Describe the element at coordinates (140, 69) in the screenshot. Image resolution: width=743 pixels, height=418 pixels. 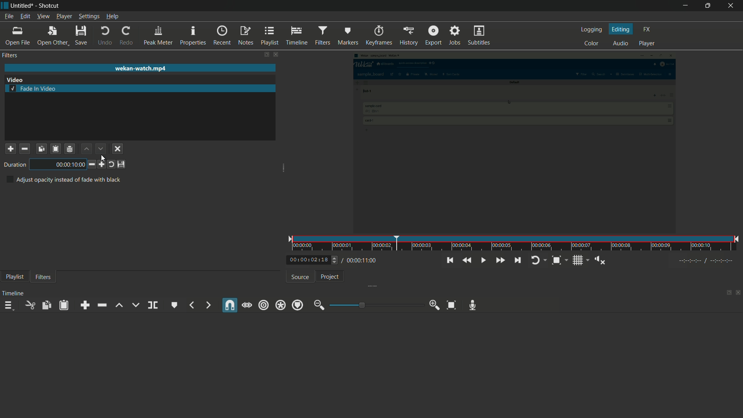
I see `imported file name` at that location.